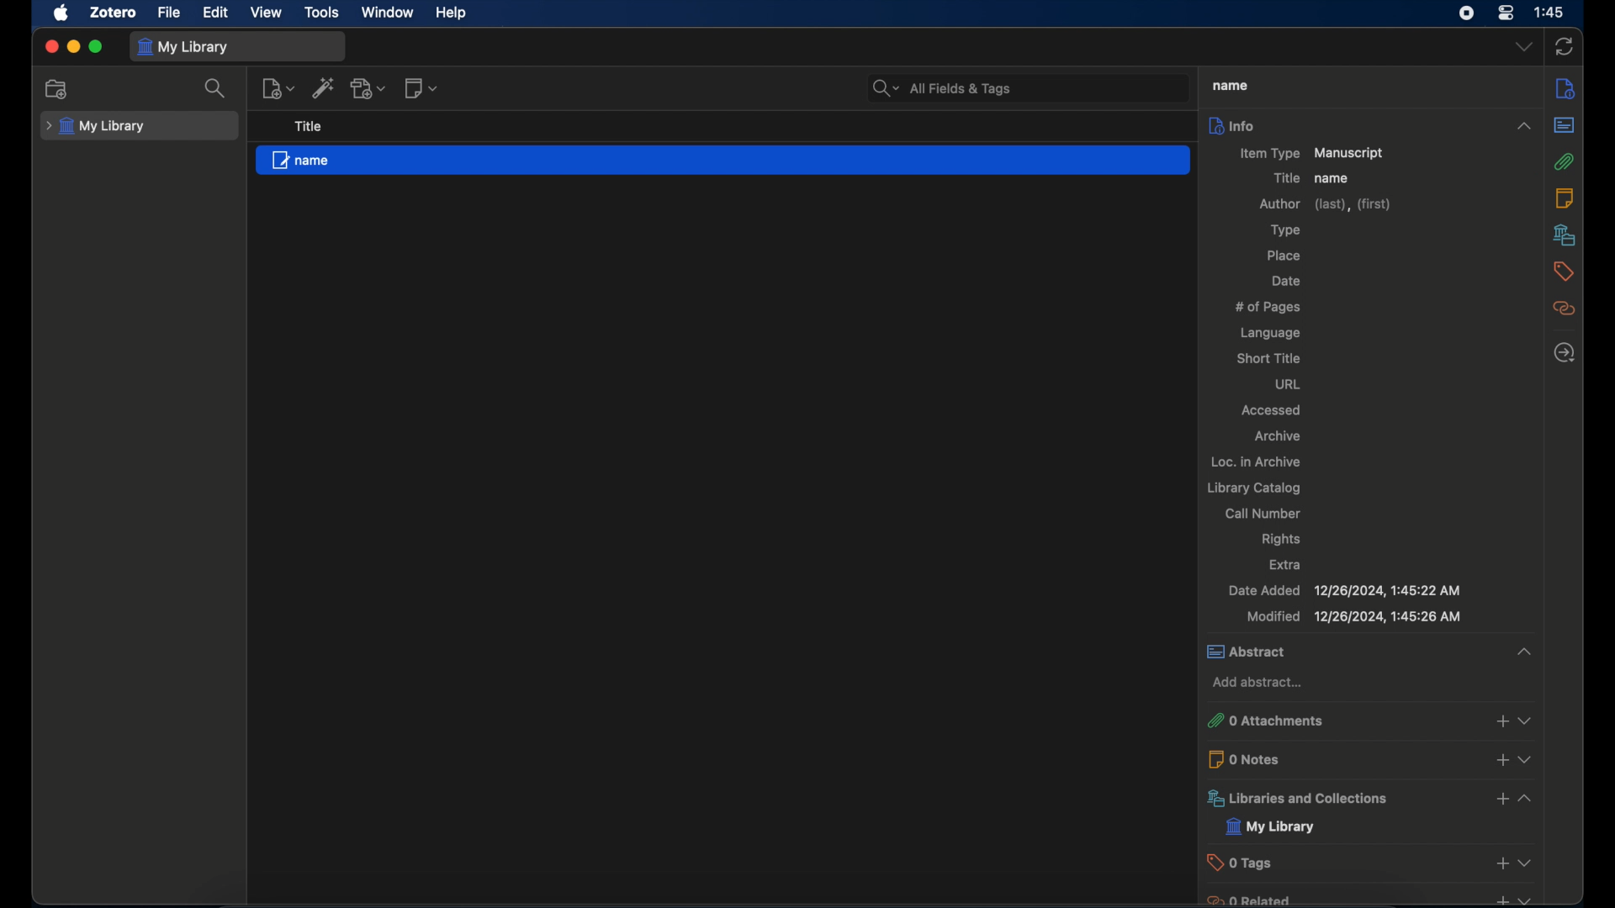 This screenshot has height=908, width=1615. I want to click on file "name", so click(723, 161).